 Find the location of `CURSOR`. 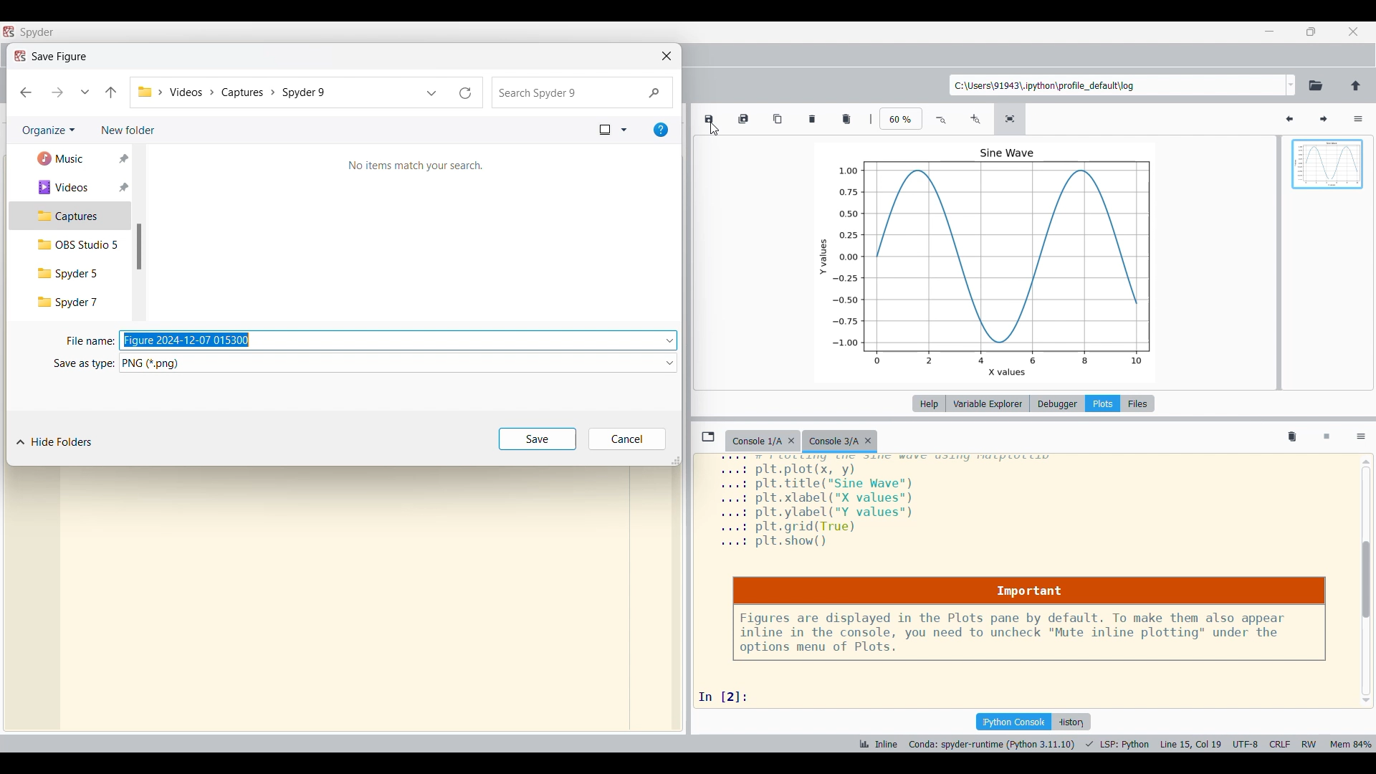

CURSOR is located at coordinates (717, 127).